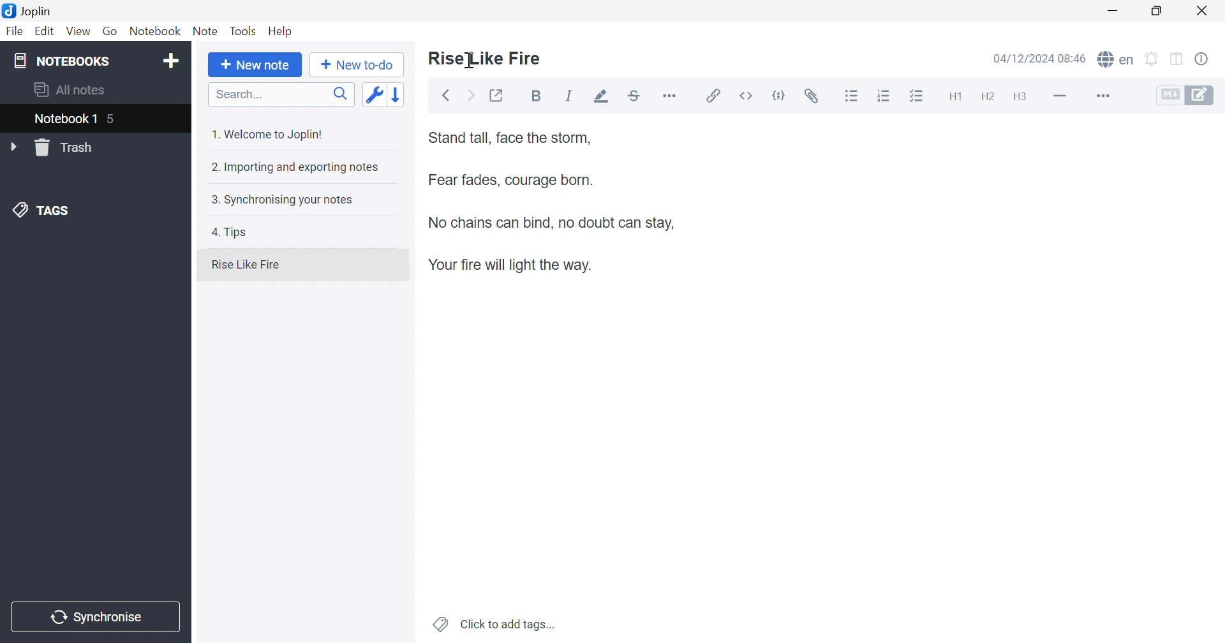 This screenshot has height=643, width=1225. What do you see at coordinates (230, 233) in the screenshot?
I see `4. Tips` at bounding box center [230, 233].